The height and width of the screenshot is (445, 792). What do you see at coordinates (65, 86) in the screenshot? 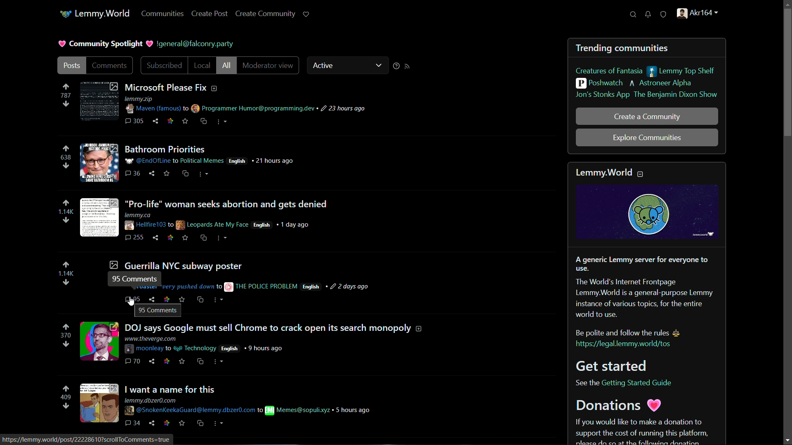
I see `upvote` at bounding box center [65, 86].